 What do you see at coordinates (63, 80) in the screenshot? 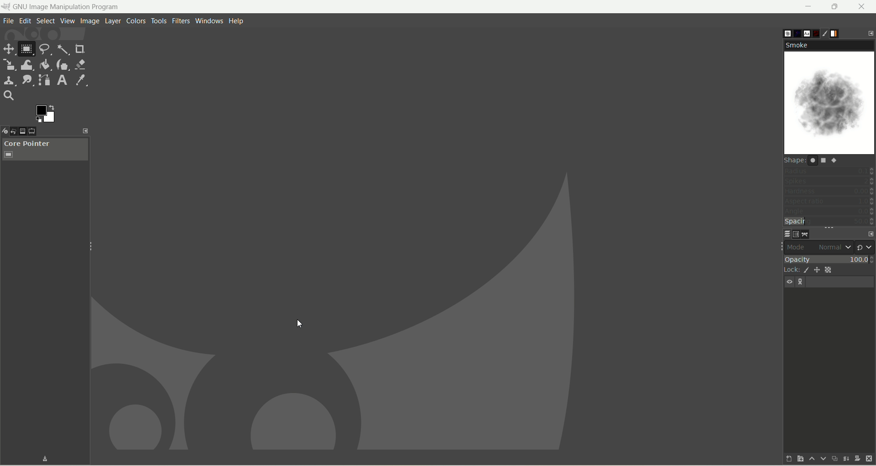
I see `text tool` at bounding box center [63, 80].